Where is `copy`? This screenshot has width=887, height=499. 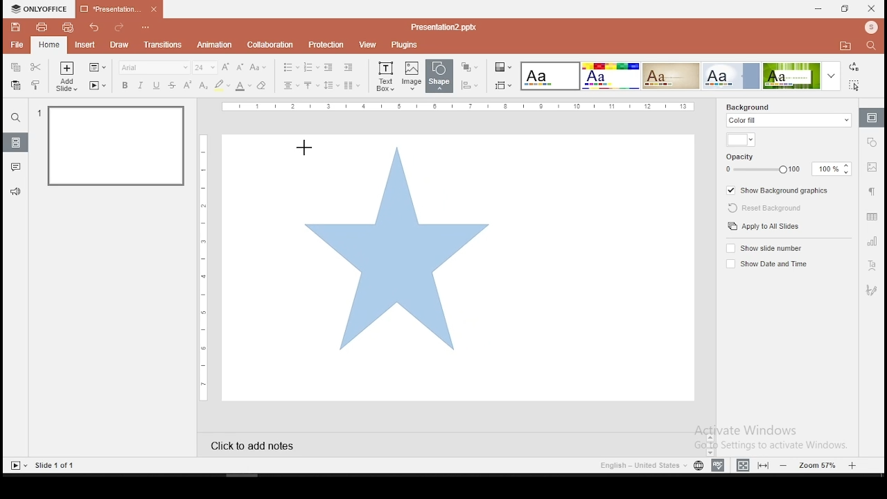
copy is located at coordinates (15, 68).